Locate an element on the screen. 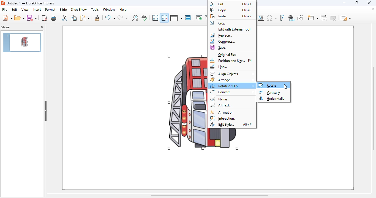  format is located at coordinates (50, 9).